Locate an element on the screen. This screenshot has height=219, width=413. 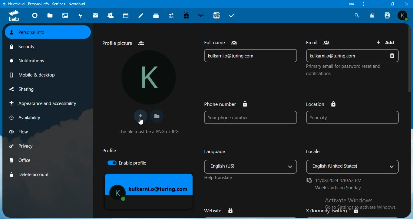
files is located at coordinates (50, 16).